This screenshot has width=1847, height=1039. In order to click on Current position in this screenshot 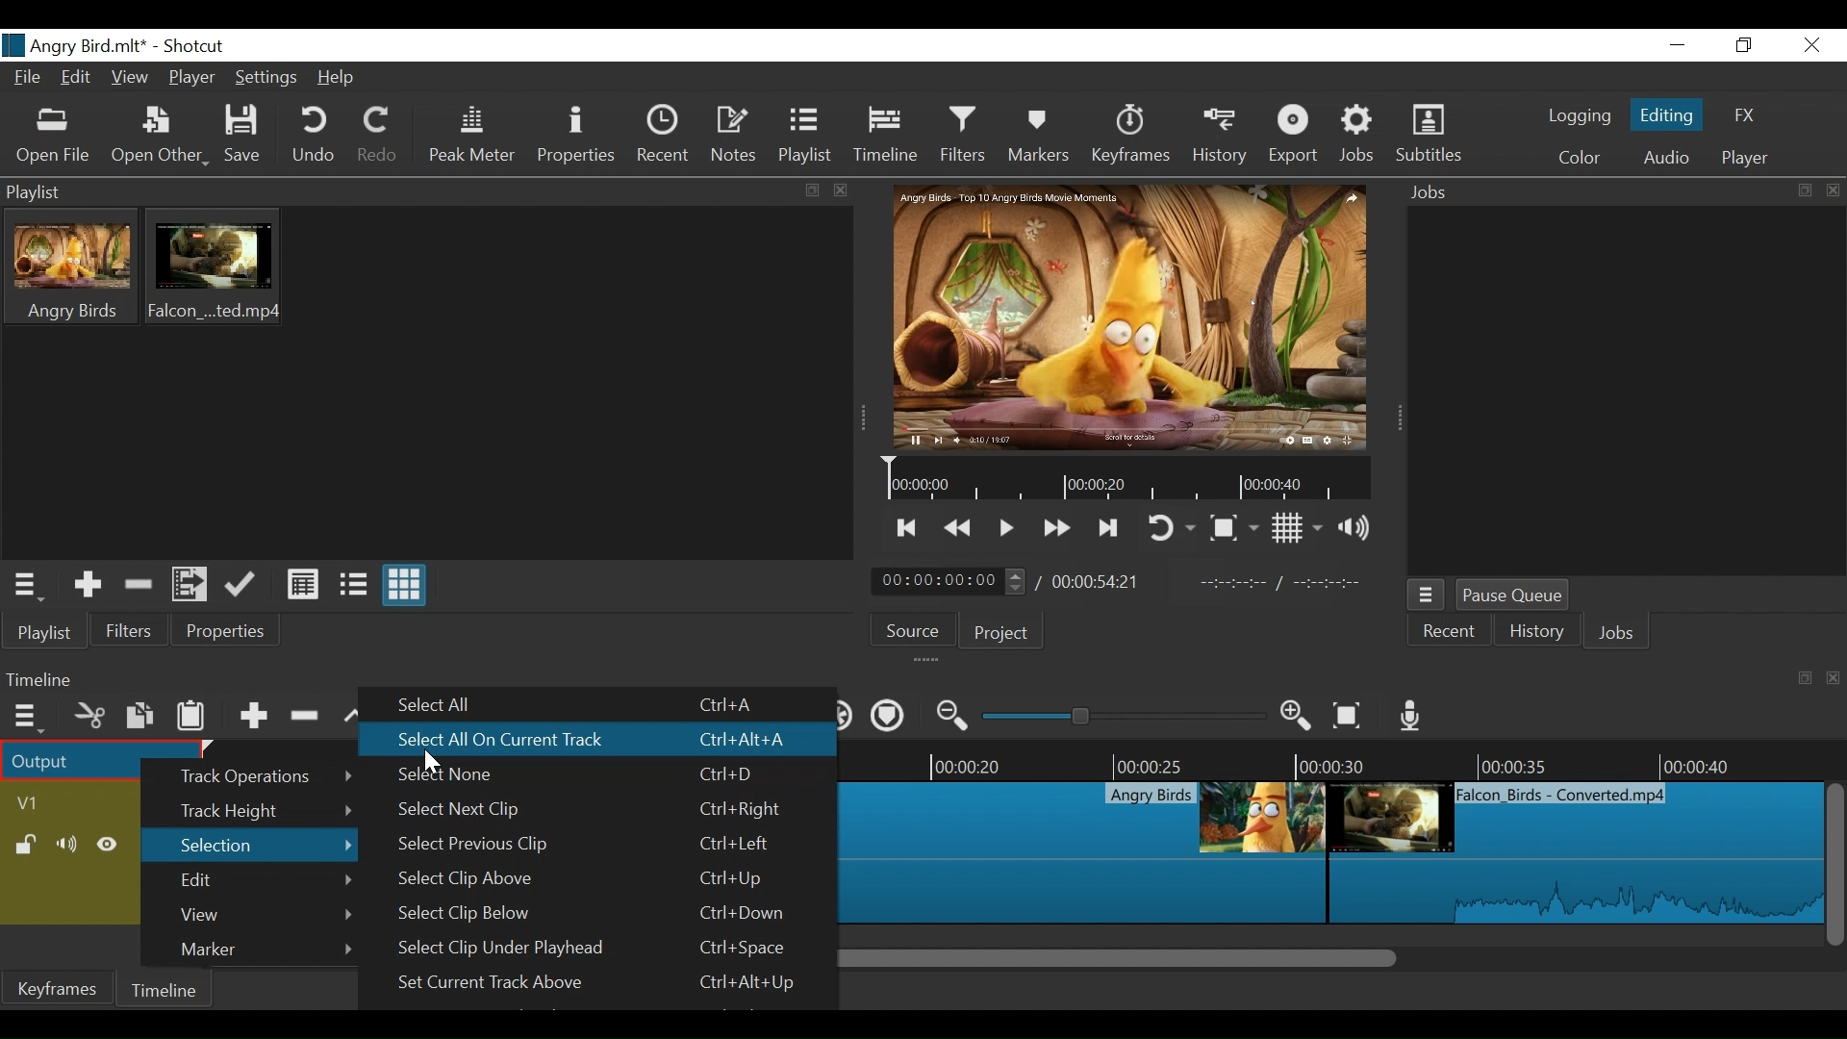, I will do `click(948, 581)`.